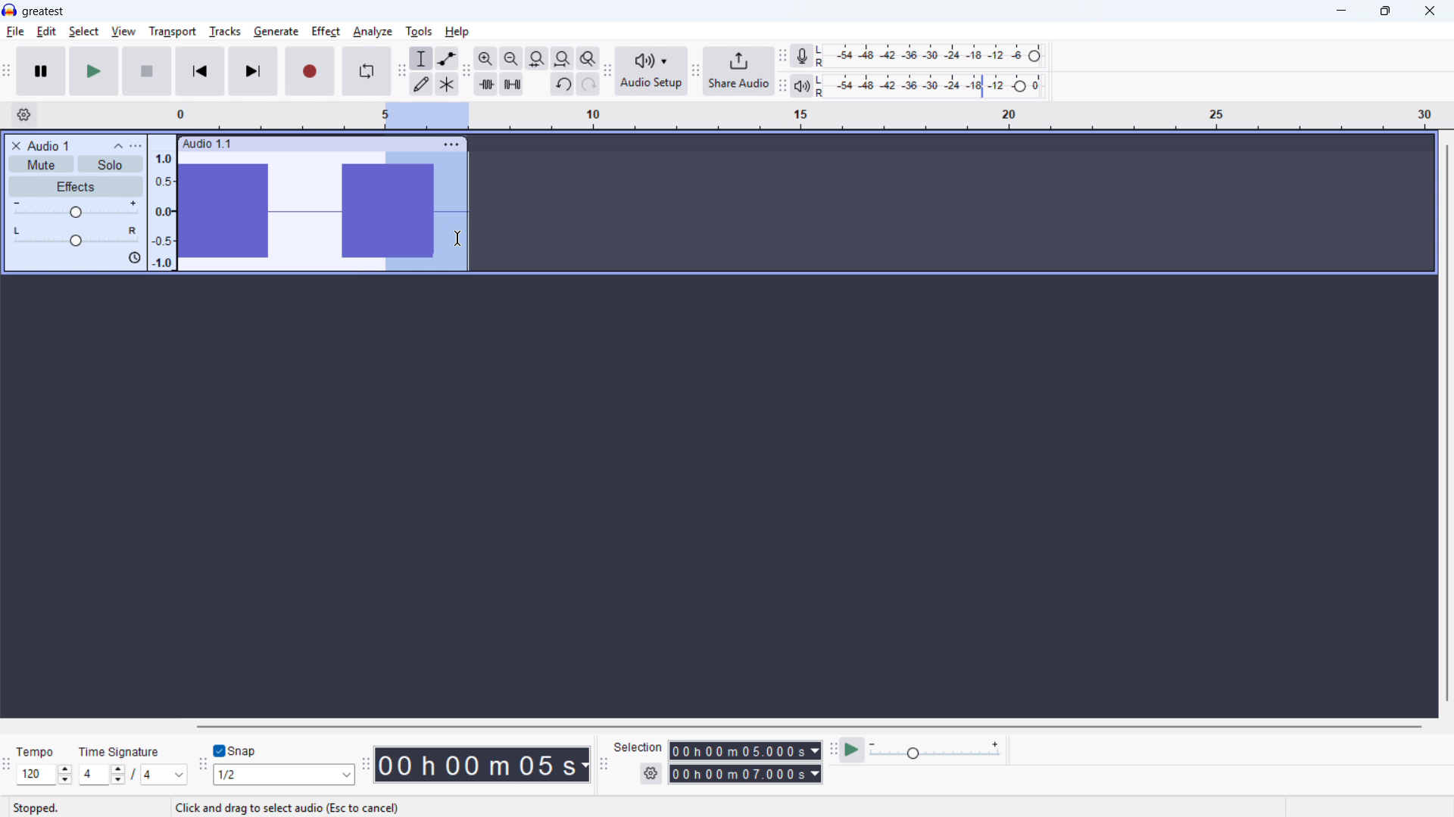  Describe the element at coordinates (111, 165) in the screenshot. I see `Solo ` at that location.